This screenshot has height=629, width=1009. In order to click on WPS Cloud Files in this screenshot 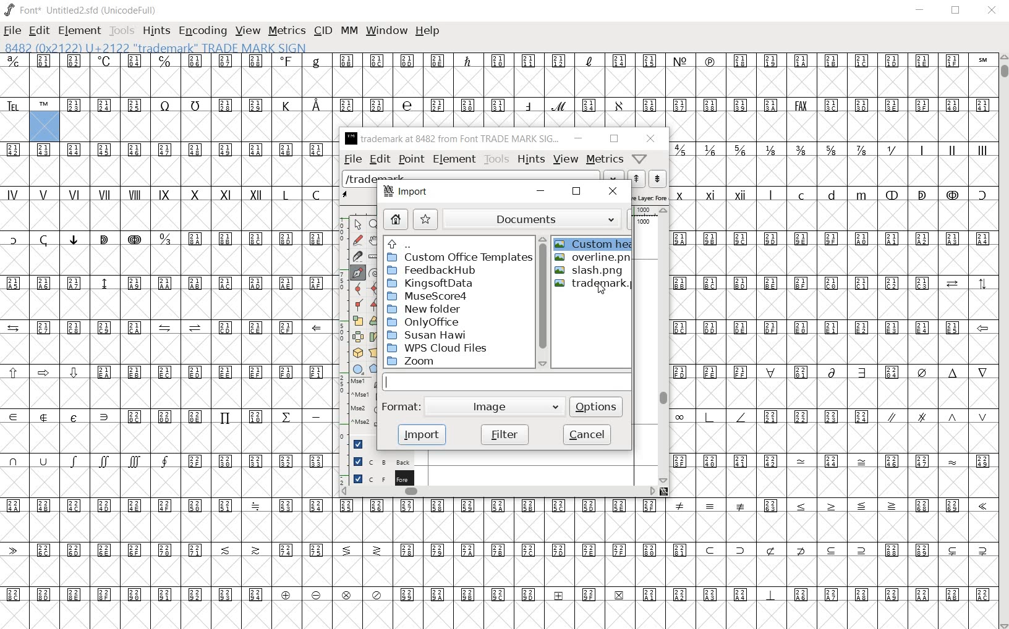, I will do `click(441, 348)`.